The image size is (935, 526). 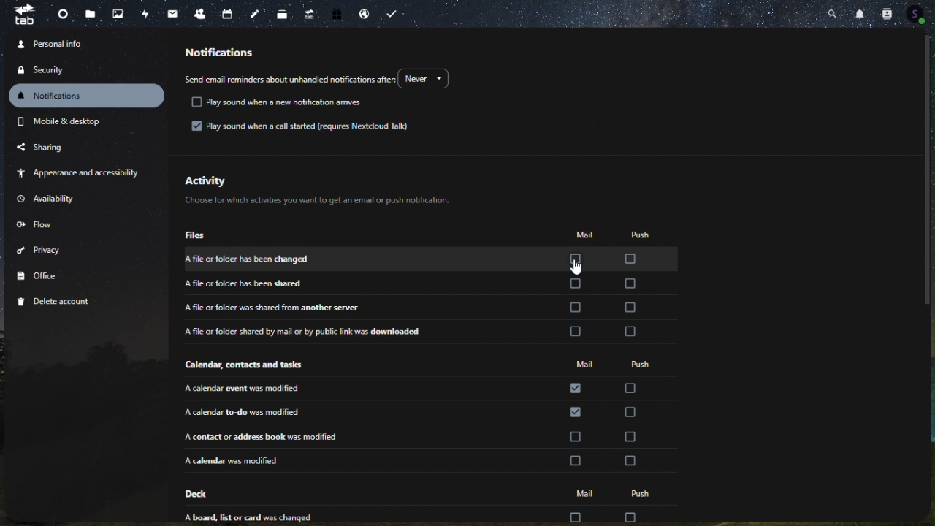 I want to click on scroll bar, so click(x=925, y=172).